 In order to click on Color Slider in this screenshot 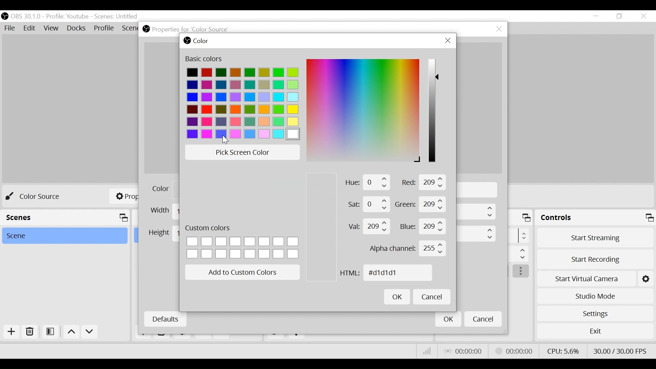, I will do `click(431, 111)`.